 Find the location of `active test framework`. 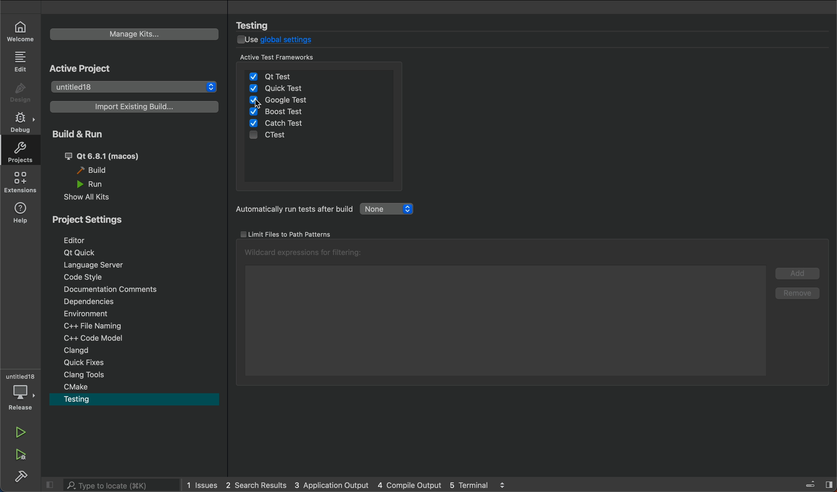

active test framework is located at coordinates (288, 56).